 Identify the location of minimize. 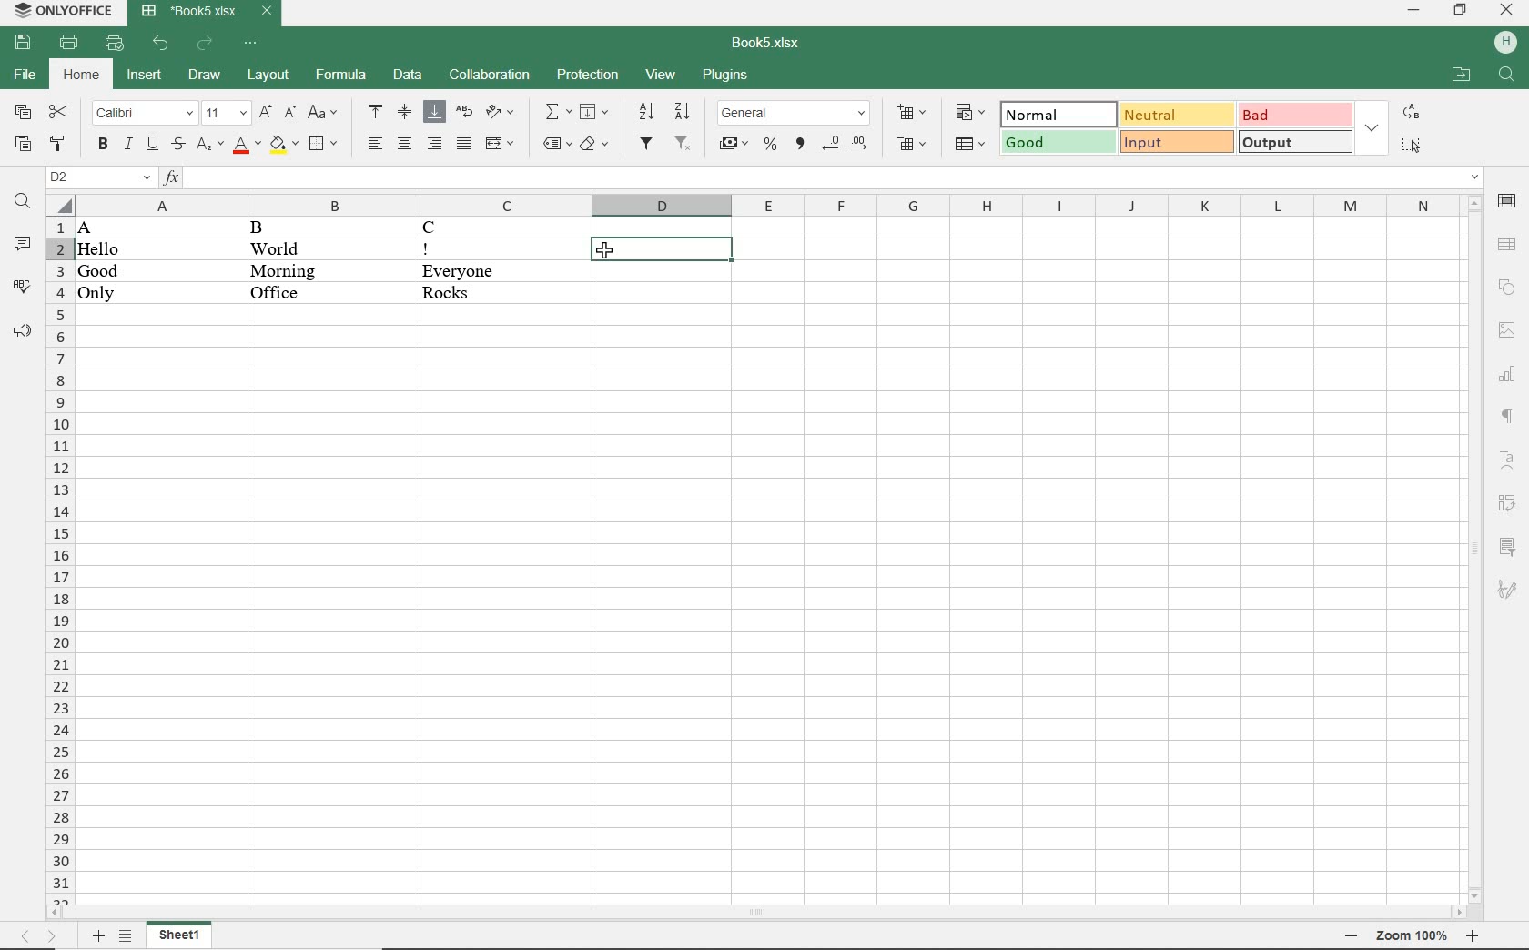
(1417, 12).